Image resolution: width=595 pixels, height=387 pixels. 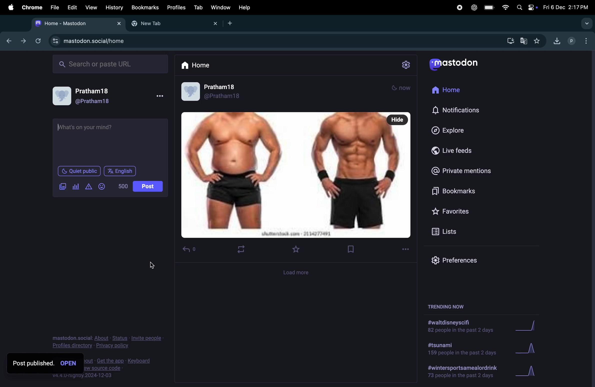 I want to click on Graph, so click(x=533, y=370).